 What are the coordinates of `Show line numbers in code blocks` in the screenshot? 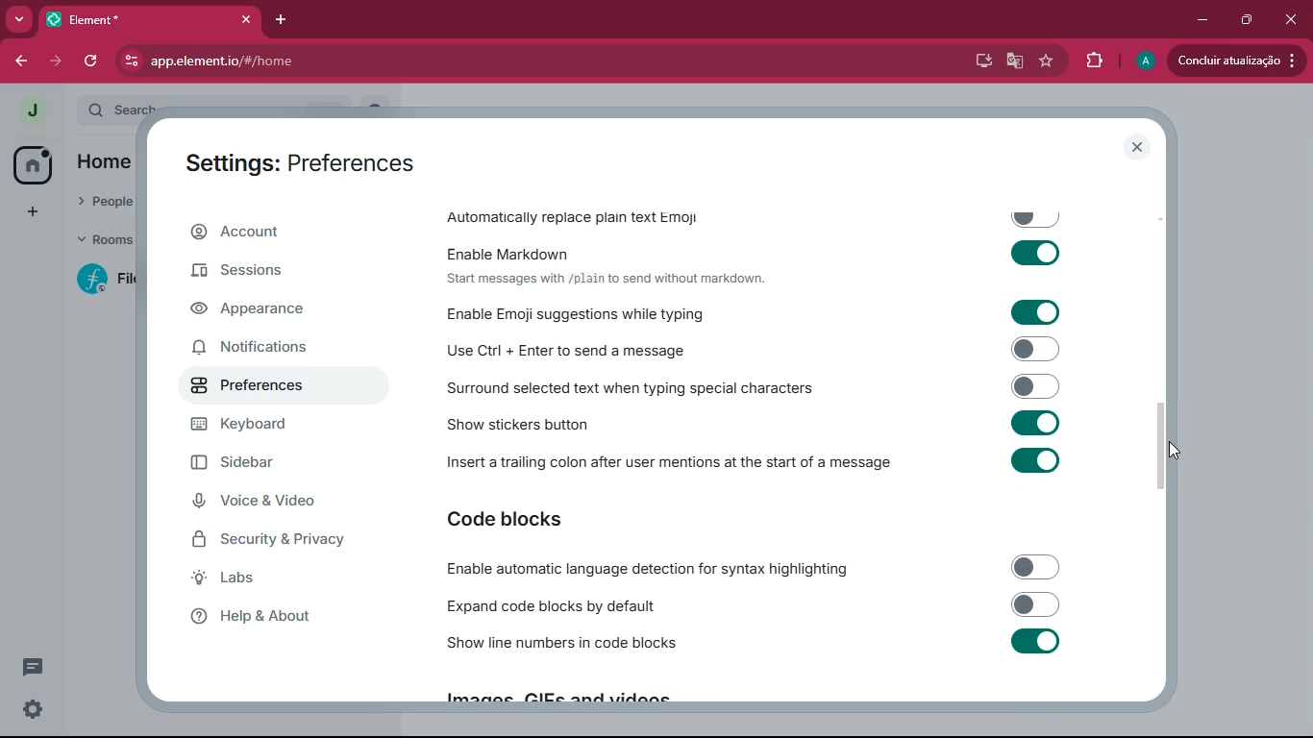 It's located at (755, 646).